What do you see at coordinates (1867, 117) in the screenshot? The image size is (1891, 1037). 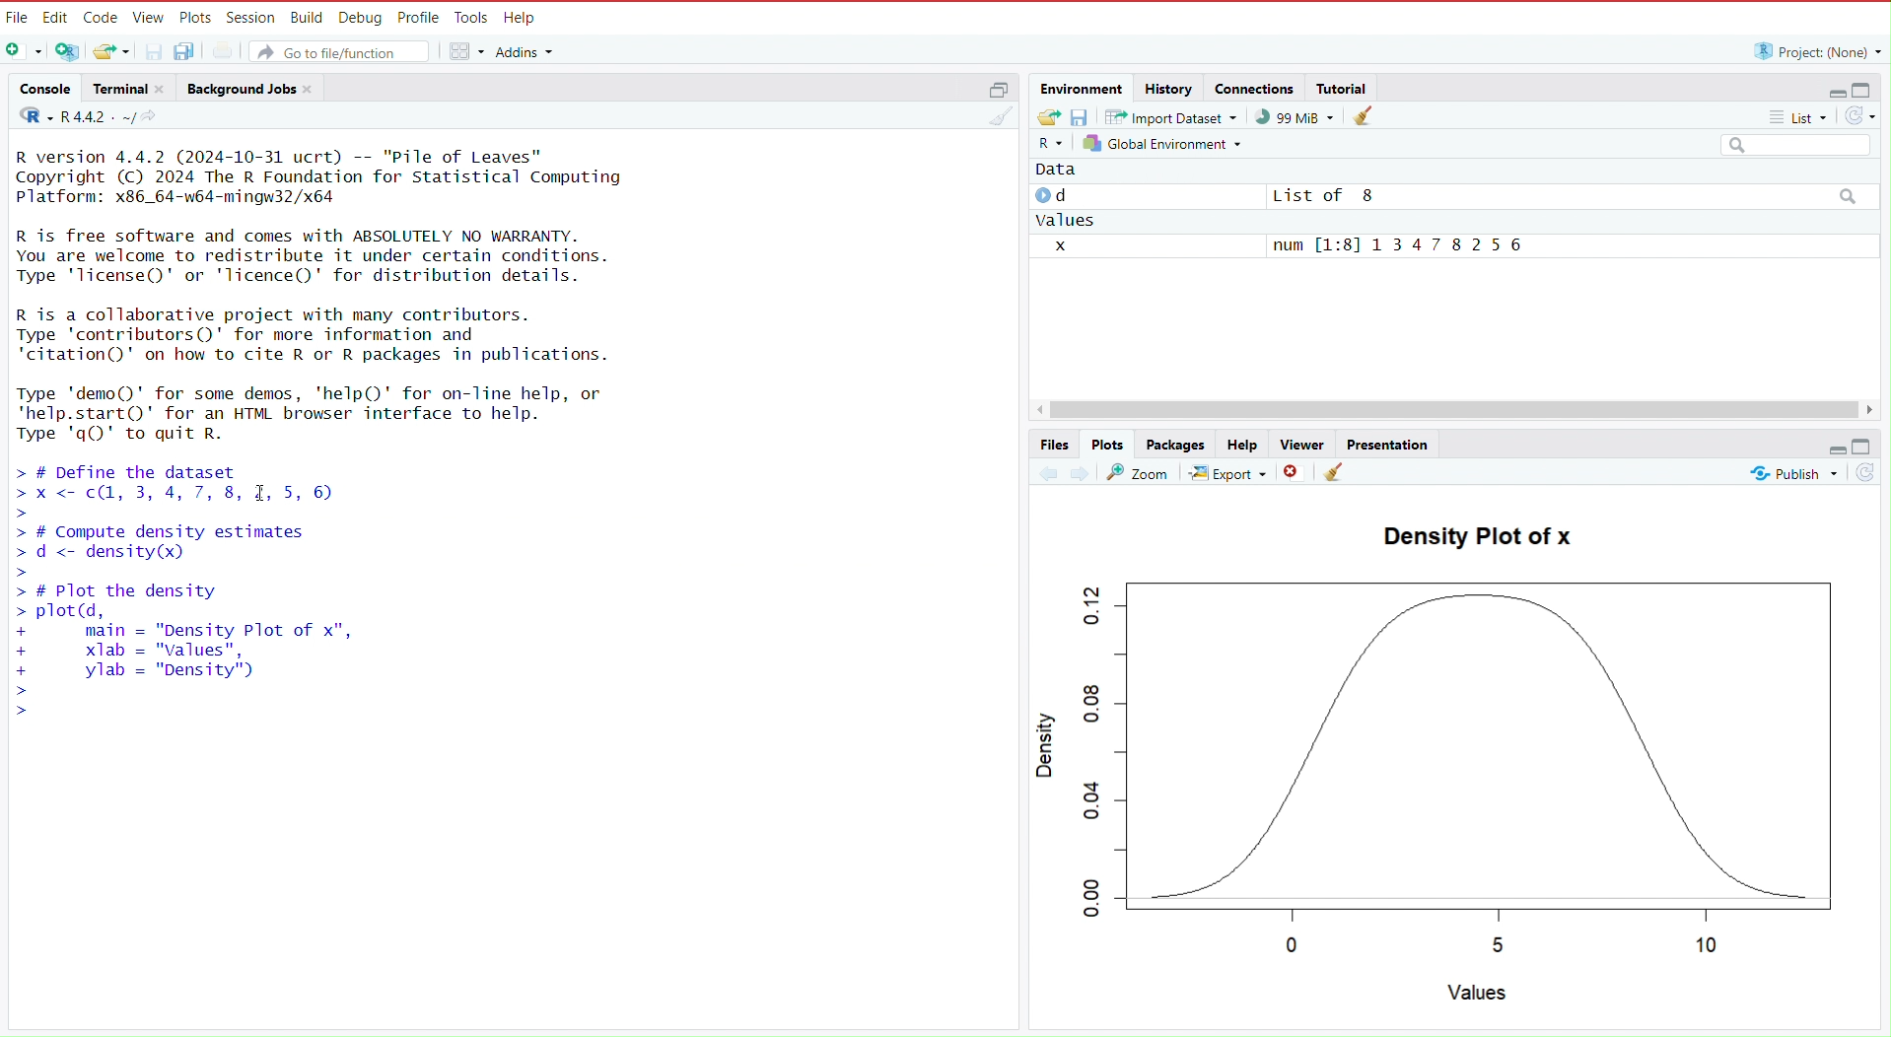 I see `refresh the list of objects in the environment` at bounding box center [1867, 117].